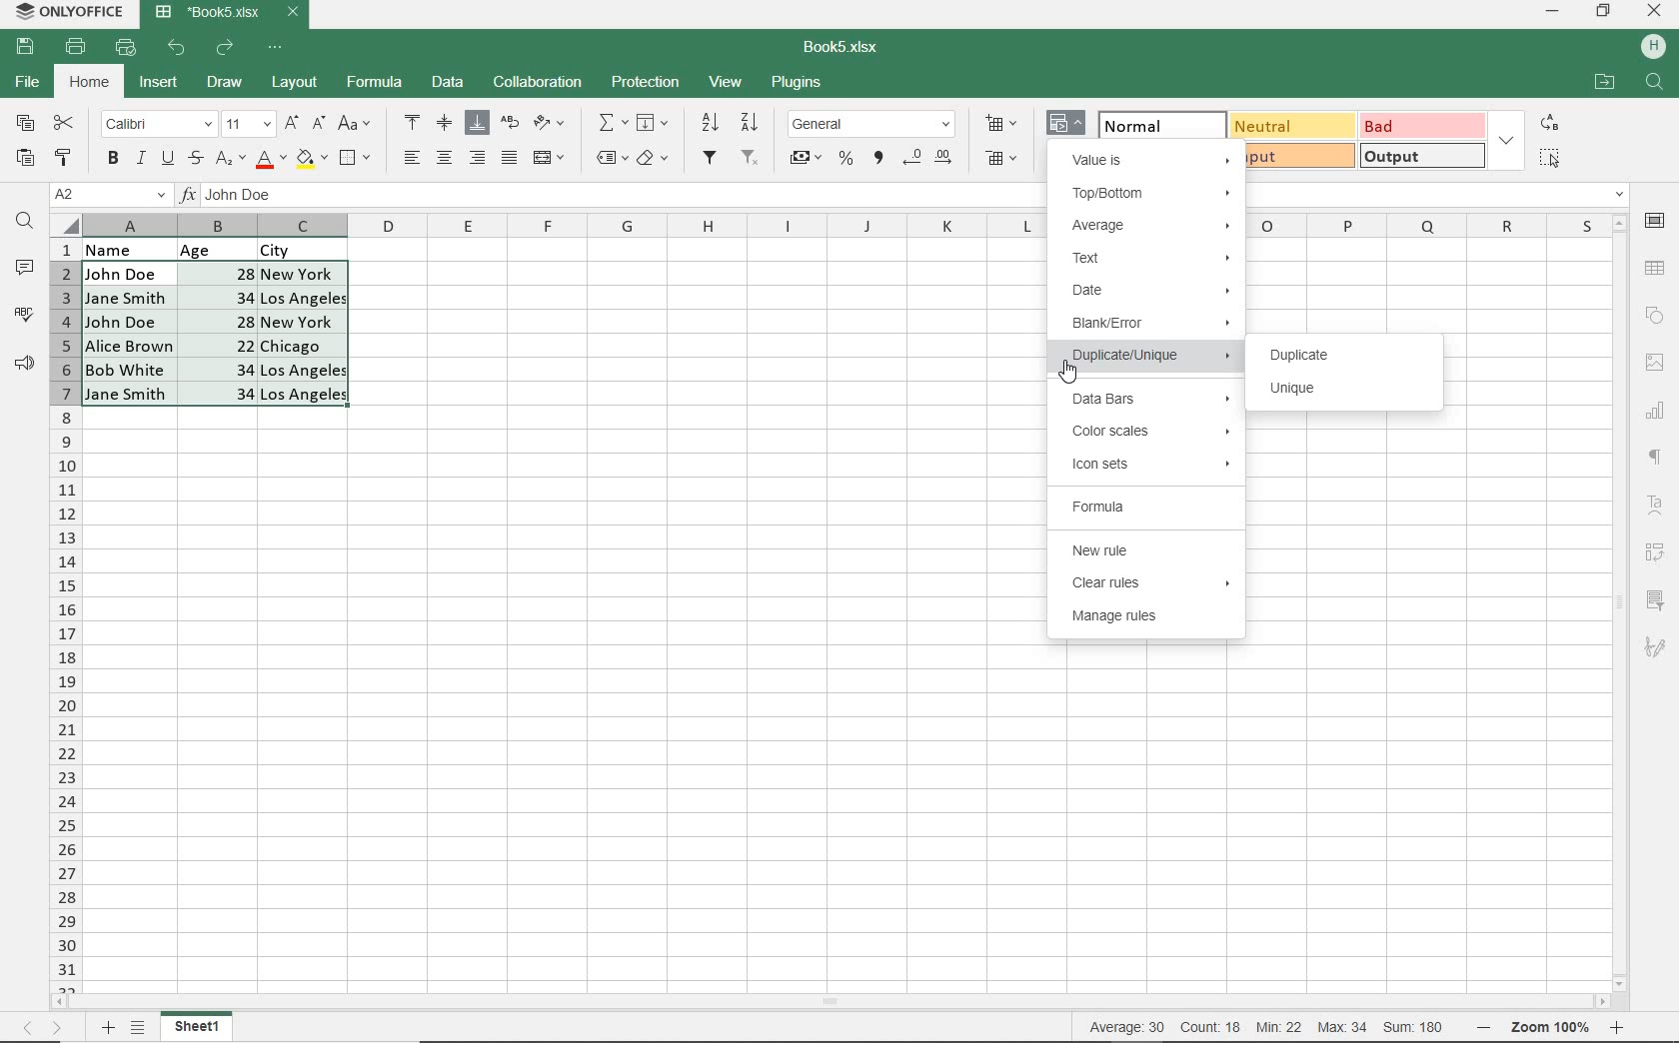 This screenshot has width=1679, height=1043. What do you see at coordinates (613, 122) in the screenshot?
I see `INSERT FUNCTION` at bounding box center [613, 122].